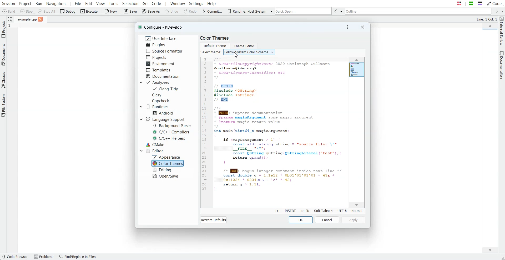 Image resolution: width=505 pixels, height=260 pixels. Describe the element at coordinates (323, 211) in the screenshot. I see `Soft Tabs: 4` at that location.